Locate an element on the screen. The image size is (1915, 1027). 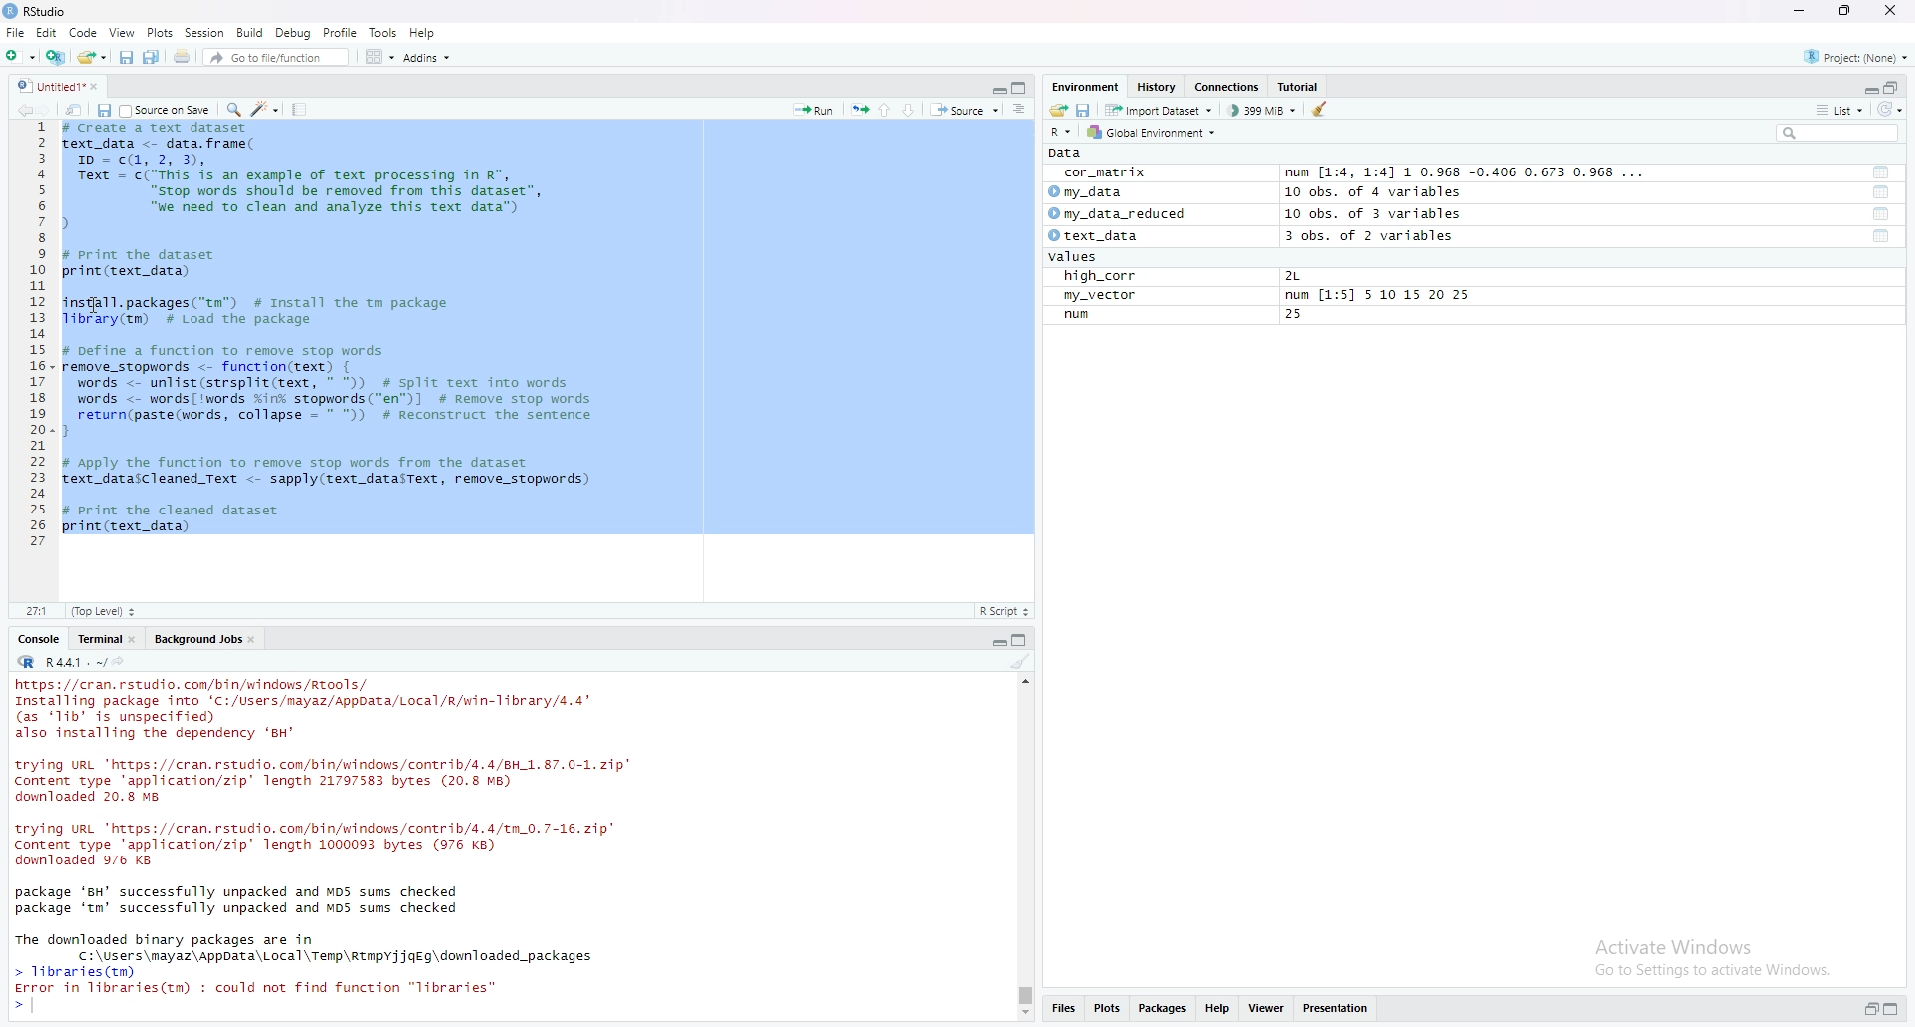
expand is located at coordinates (1868, 1008).